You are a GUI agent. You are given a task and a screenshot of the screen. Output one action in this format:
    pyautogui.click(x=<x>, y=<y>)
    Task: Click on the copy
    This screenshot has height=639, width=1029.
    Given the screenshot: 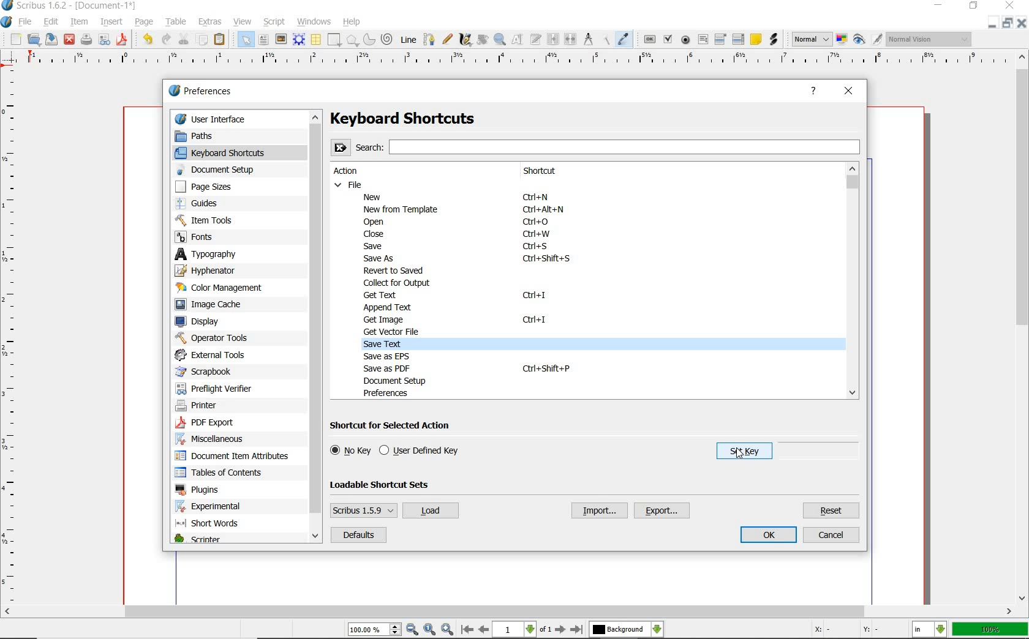 What is the action you would take?
    pyautogui.click(x=202, y=40)
    